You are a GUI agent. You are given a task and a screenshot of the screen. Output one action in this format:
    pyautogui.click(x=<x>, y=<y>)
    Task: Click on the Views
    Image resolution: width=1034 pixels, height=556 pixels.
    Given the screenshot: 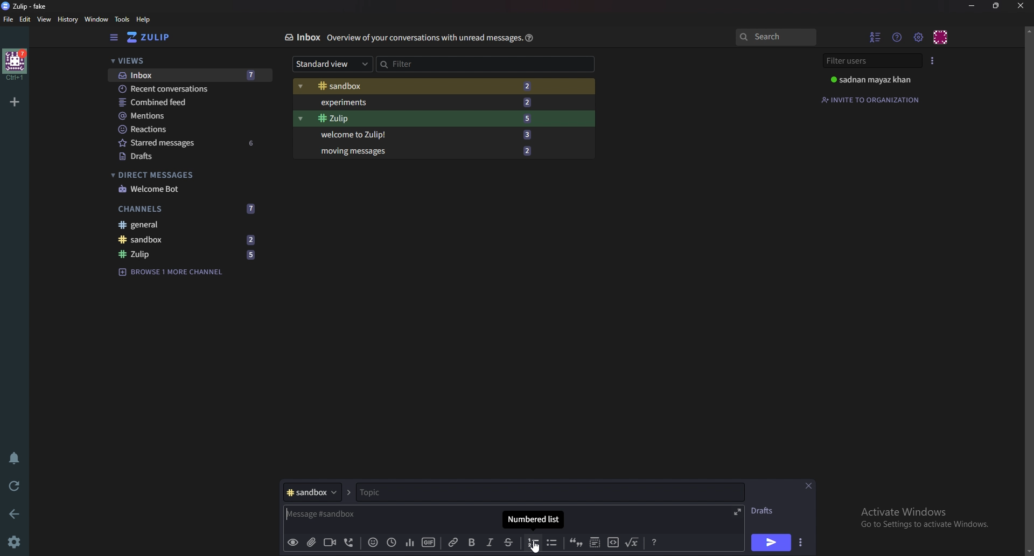 What is the action you would take?
    pyautogui.click(x=184, y=62)
    